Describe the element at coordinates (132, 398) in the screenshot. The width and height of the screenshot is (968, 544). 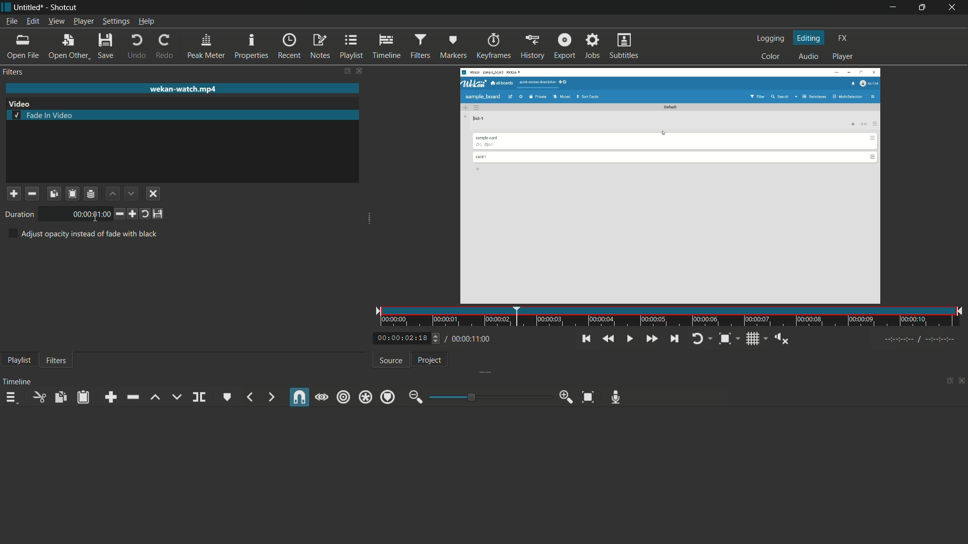
I see `ripple delete` at that location.